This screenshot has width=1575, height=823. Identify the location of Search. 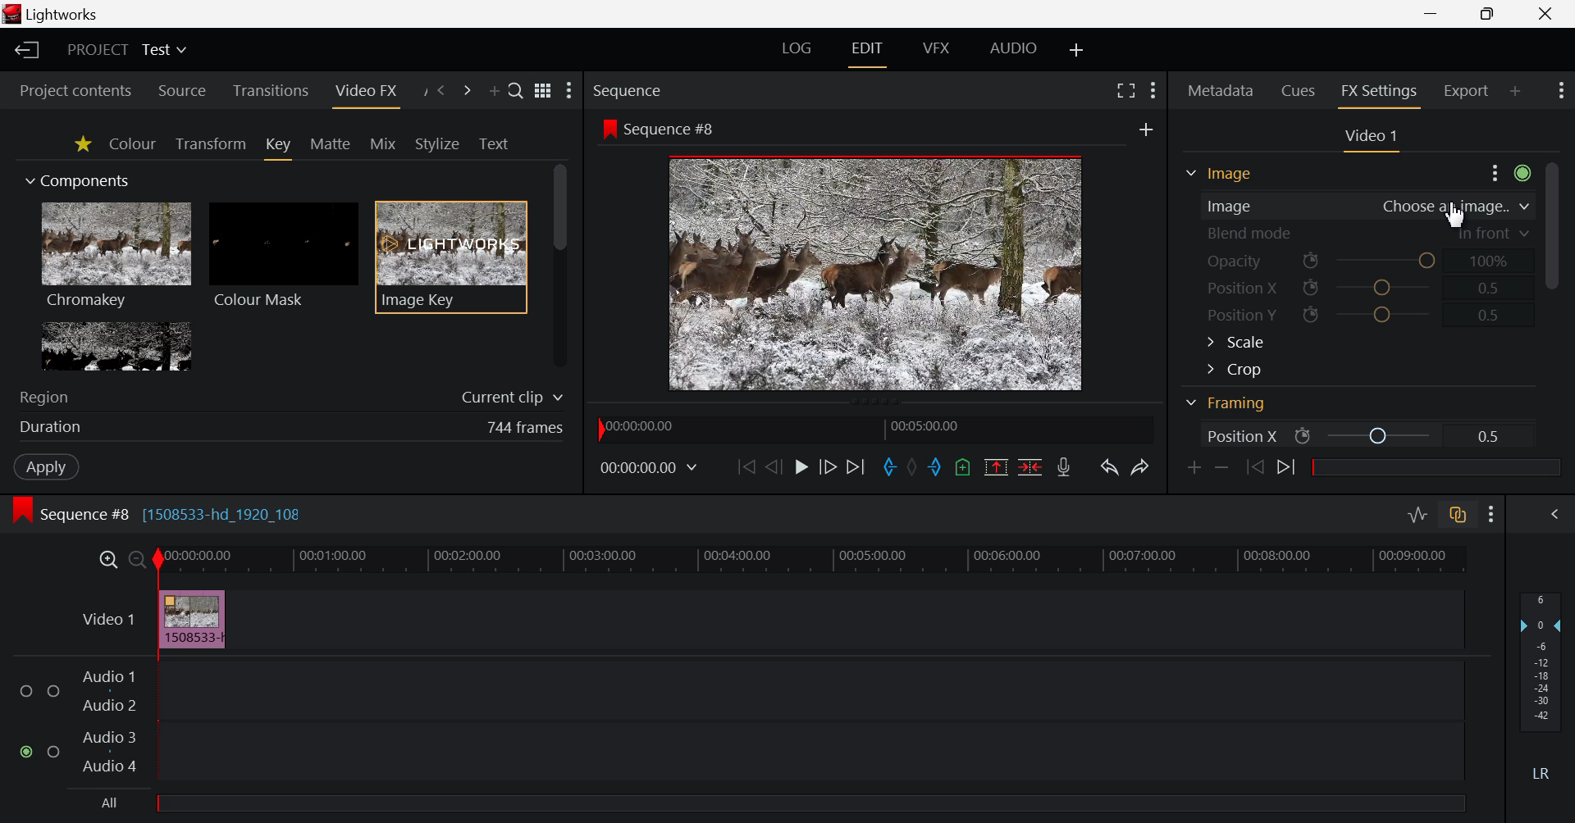
(516, 90).